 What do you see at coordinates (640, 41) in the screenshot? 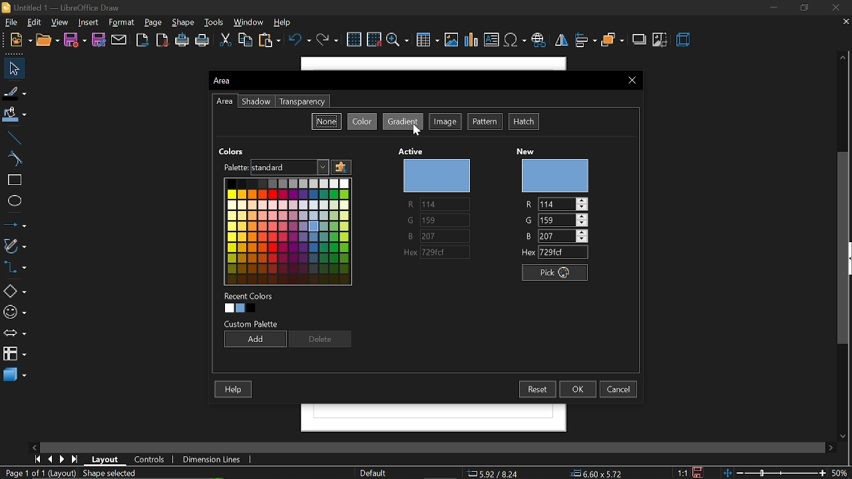
I see `shadow` at bounding box center [640, 41].